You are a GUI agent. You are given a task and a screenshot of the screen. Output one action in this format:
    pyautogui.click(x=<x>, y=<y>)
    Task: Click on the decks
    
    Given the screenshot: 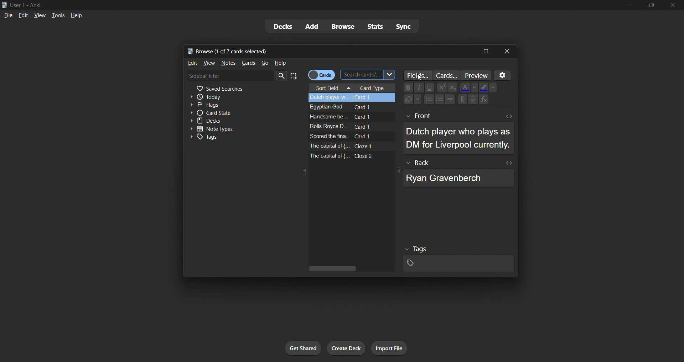 What is the action you would take?
    pyautogui.click(x=282, y=26)
    